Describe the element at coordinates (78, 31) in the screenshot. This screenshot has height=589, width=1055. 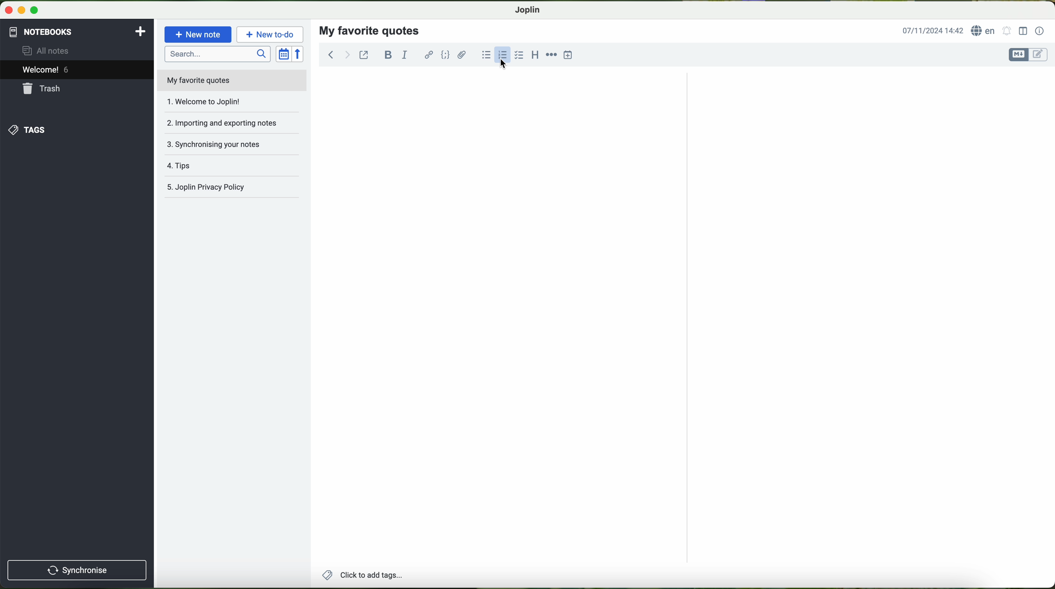
I see `notebooks` at that location.